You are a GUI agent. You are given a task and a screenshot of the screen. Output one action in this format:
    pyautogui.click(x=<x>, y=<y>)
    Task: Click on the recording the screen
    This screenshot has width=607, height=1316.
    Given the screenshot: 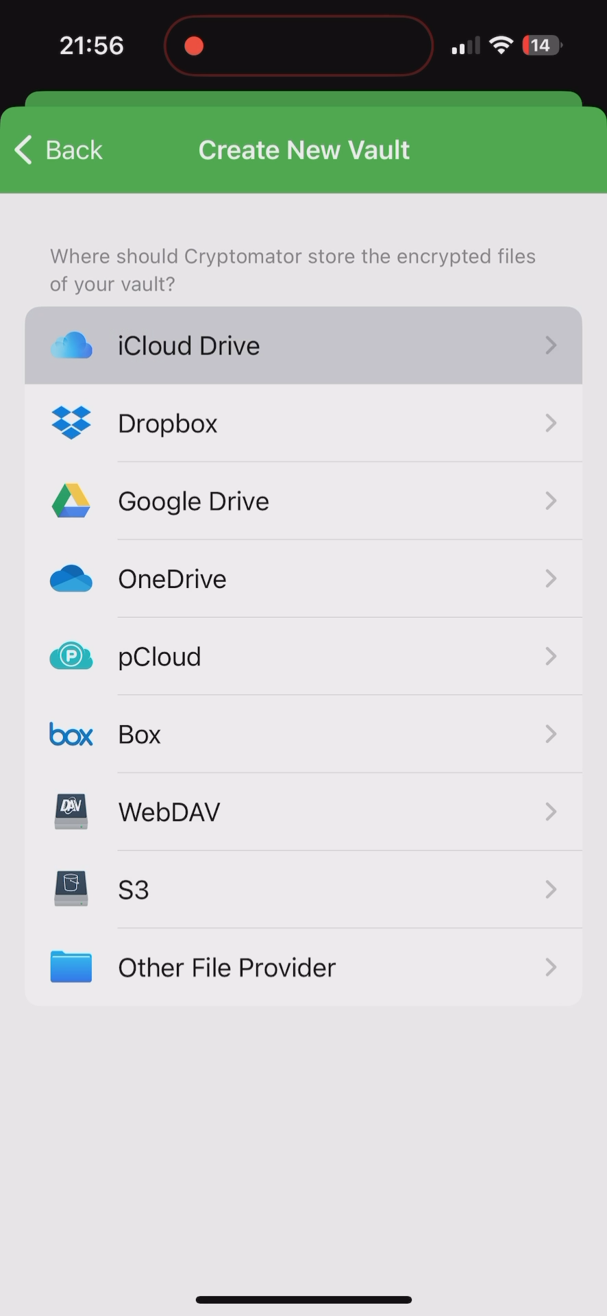 What is the action you would take?
    pyautogui.click(x=194, y=43)
    